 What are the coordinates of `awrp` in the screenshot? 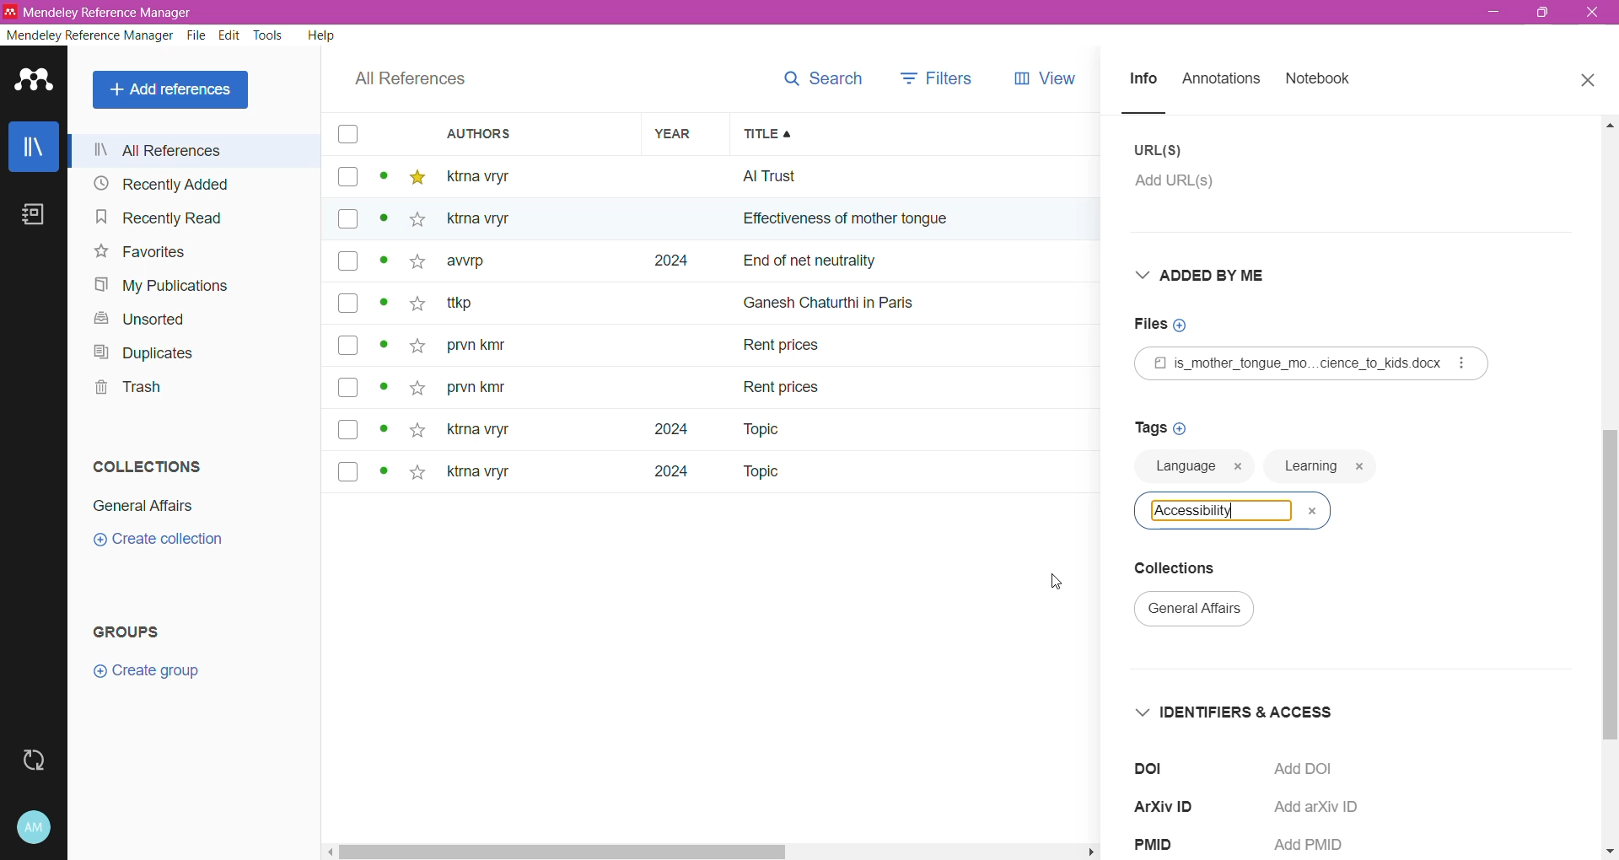 It's located at (479, 266).